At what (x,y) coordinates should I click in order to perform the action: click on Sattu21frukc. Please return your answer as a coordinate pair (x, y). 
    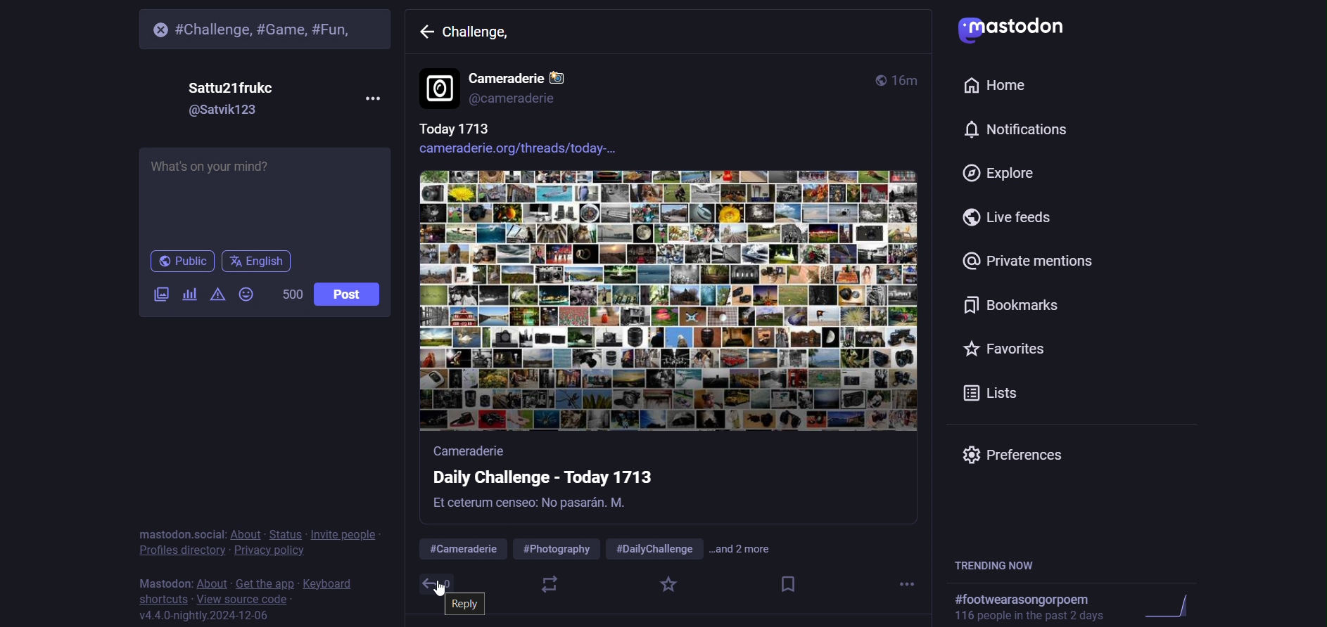
    Looking at the image, I should click on (237, 84).